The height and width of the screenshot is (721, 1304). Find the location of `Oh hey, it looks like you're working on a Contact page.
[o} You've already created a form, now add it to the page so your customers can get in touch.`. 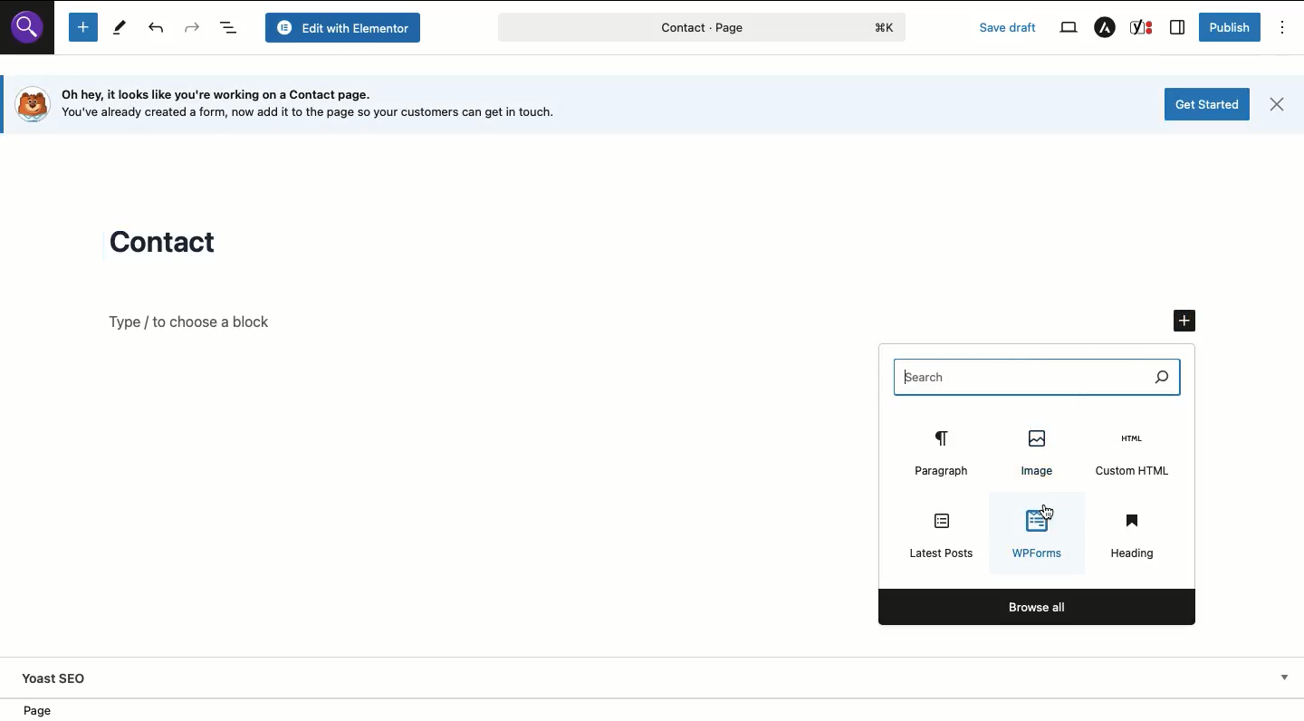

Oh hey, it looks like you're working on a Contact page.
[o} You've already created a form, now add it to the page so your customers can get in touch. is located at coordinates (319, 103).